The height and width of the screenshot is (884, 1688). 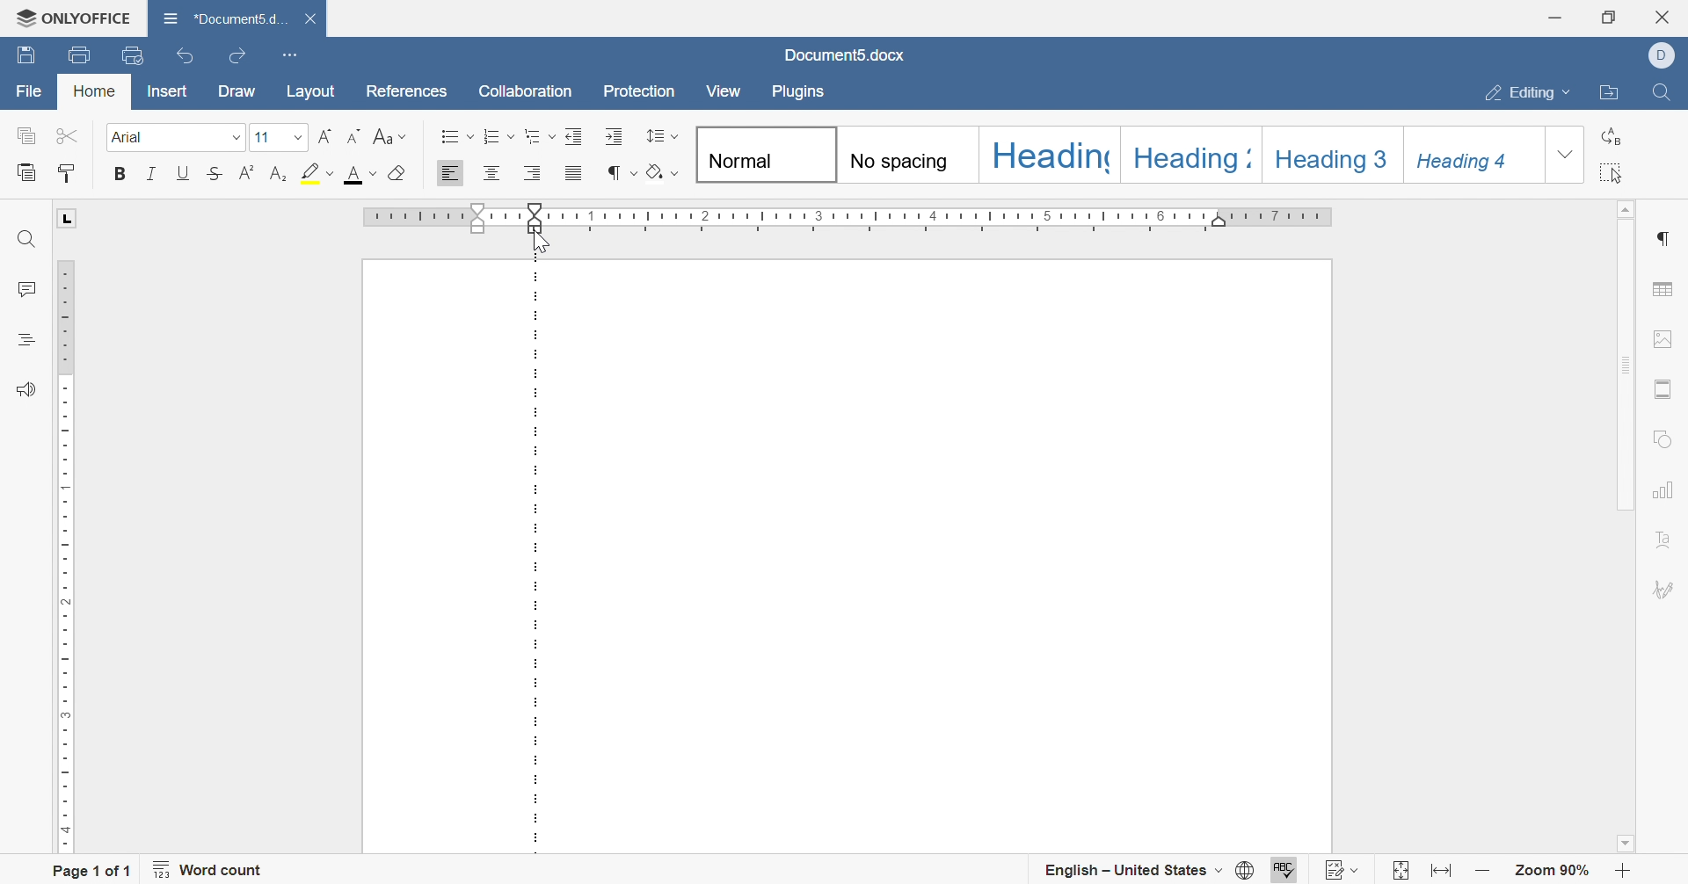 What do you see at coordinates (1440, 871) in the screenshot?
I see `fit to width` at bounding box center [1440, 871].